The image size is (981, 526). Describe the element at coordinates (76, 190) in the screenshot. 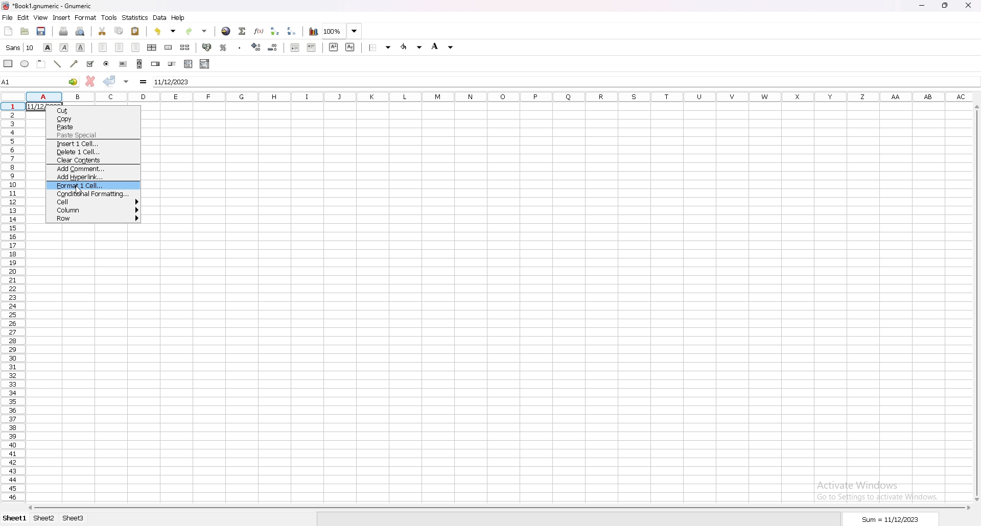

I see `cursor` at that location.